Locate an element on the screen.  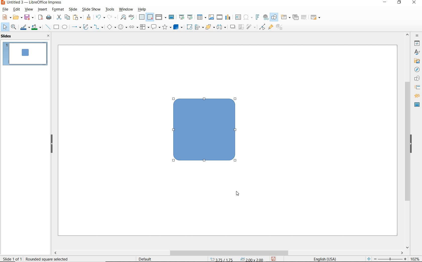
callout shapes is located at coordinates (156, 27).